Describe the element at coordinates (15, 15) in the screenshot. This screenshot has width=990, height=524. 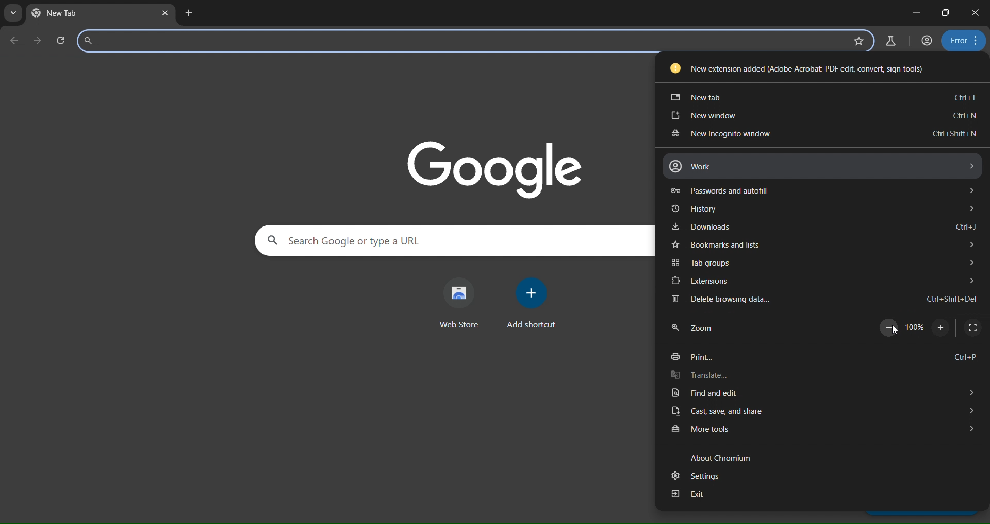
I see `search tabs` at that location.